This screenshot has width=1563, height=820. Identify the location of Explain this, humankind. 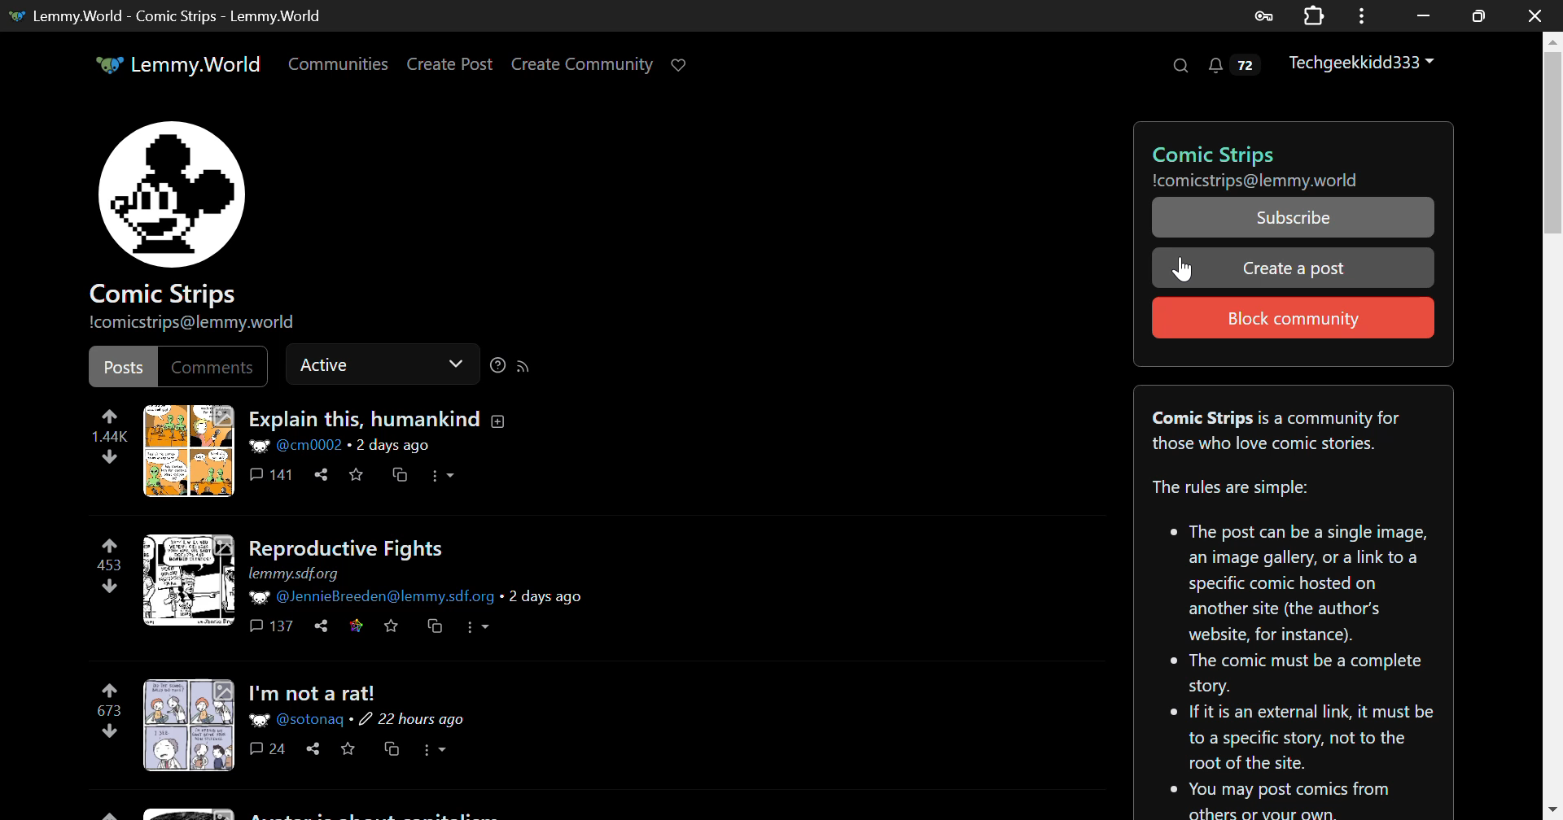
(381, 420).